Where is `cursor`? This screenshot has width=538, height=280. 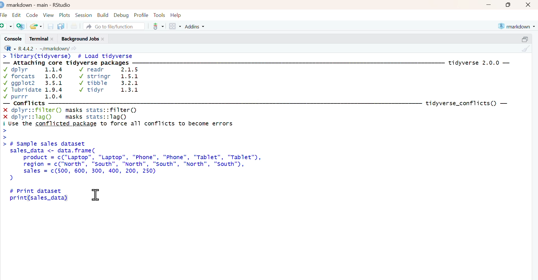
cursor is located at coordinates (96, 195).